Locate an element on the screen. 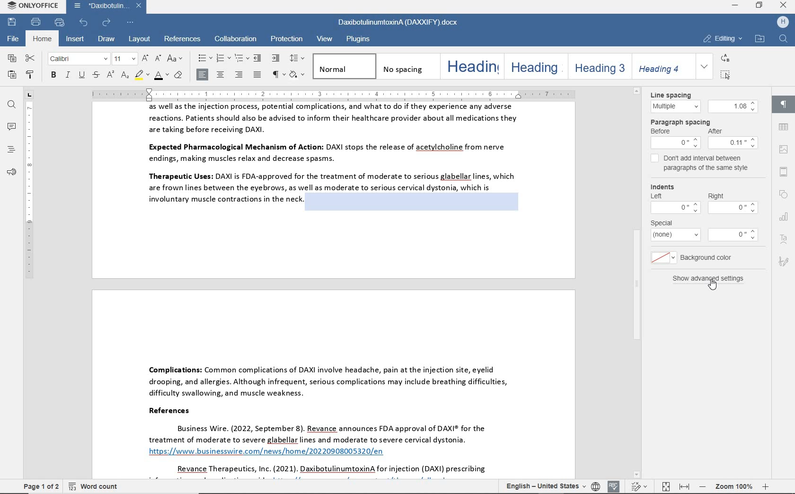  highlighted is located at coordinates (412, 202).